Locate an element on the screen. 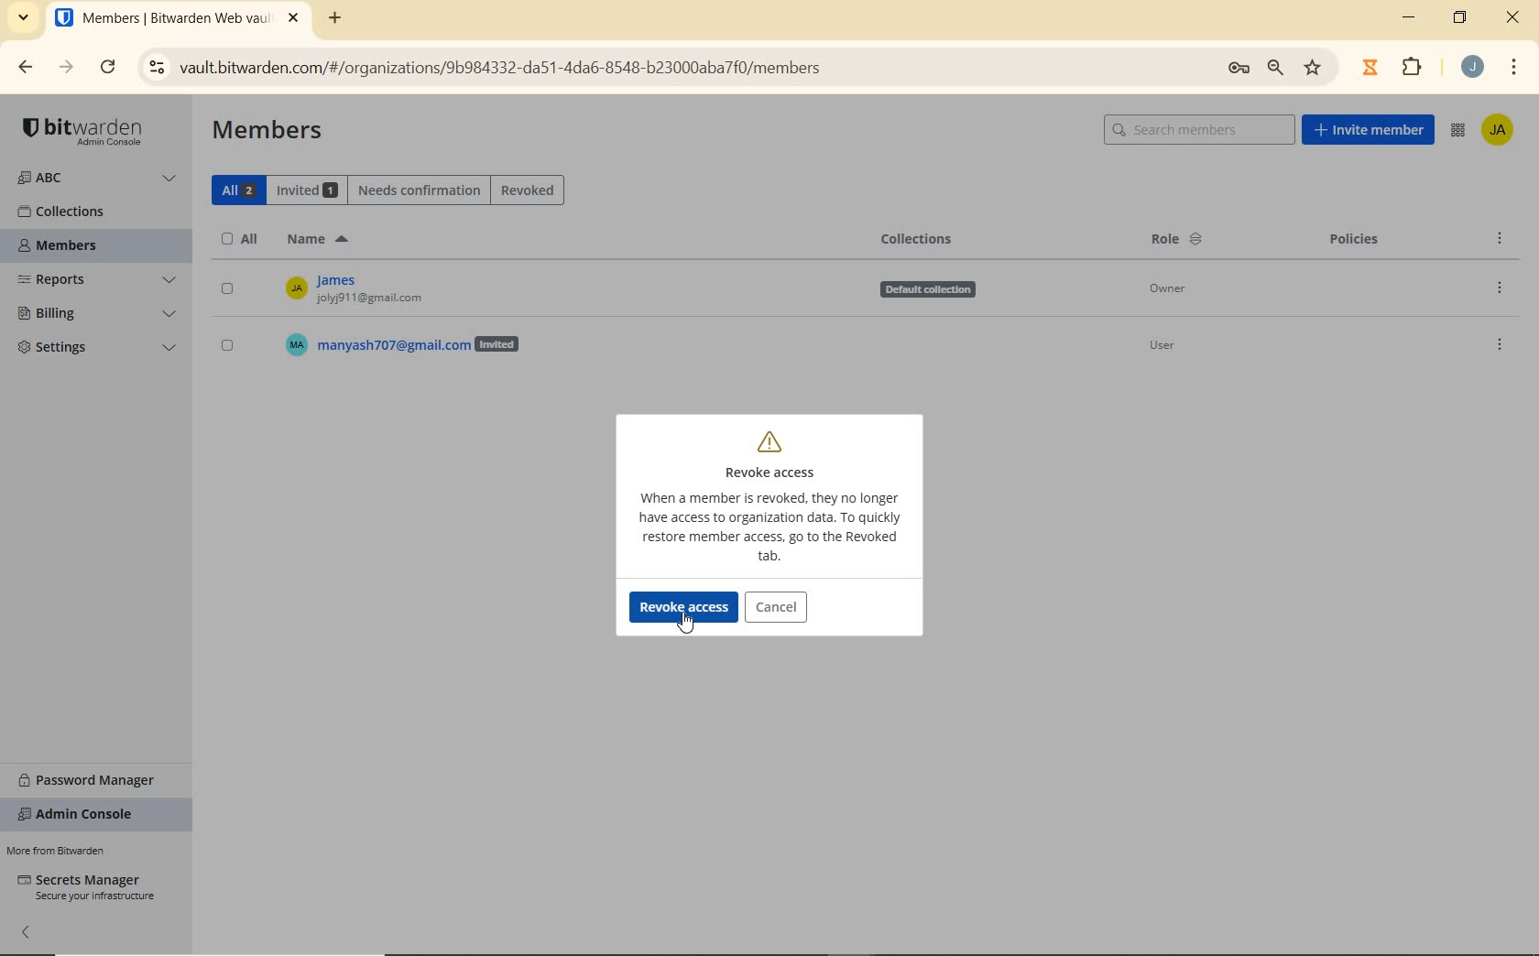   is located at coordinates (240, 239).